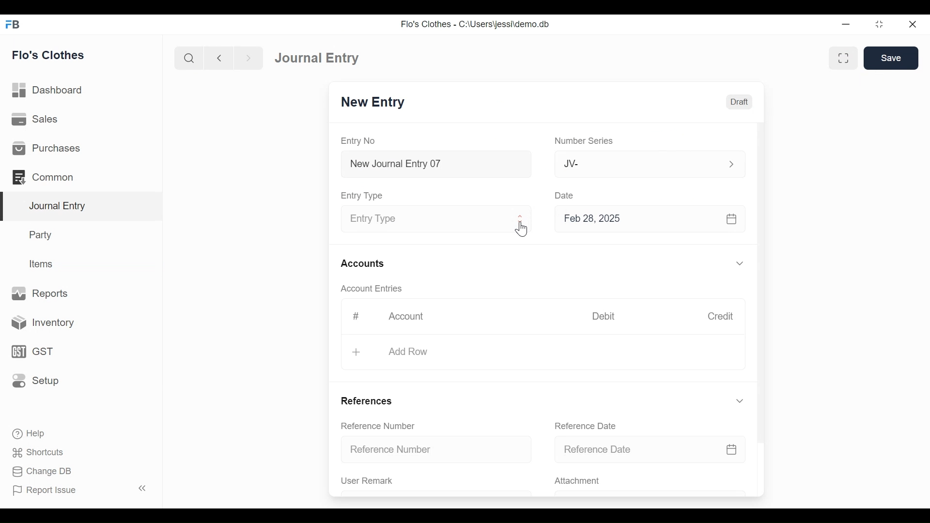  What do you see at coordinates (585, 141) in the screenshot?
I see `Number Series` at bounding box center [585, 141].